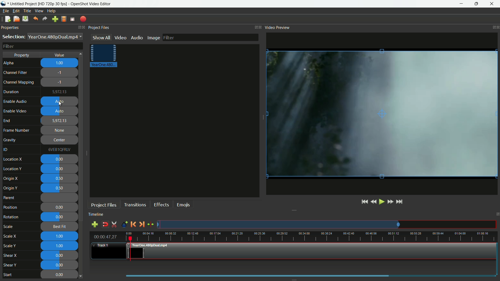  I want to click on play or pause, so click(356, 202).